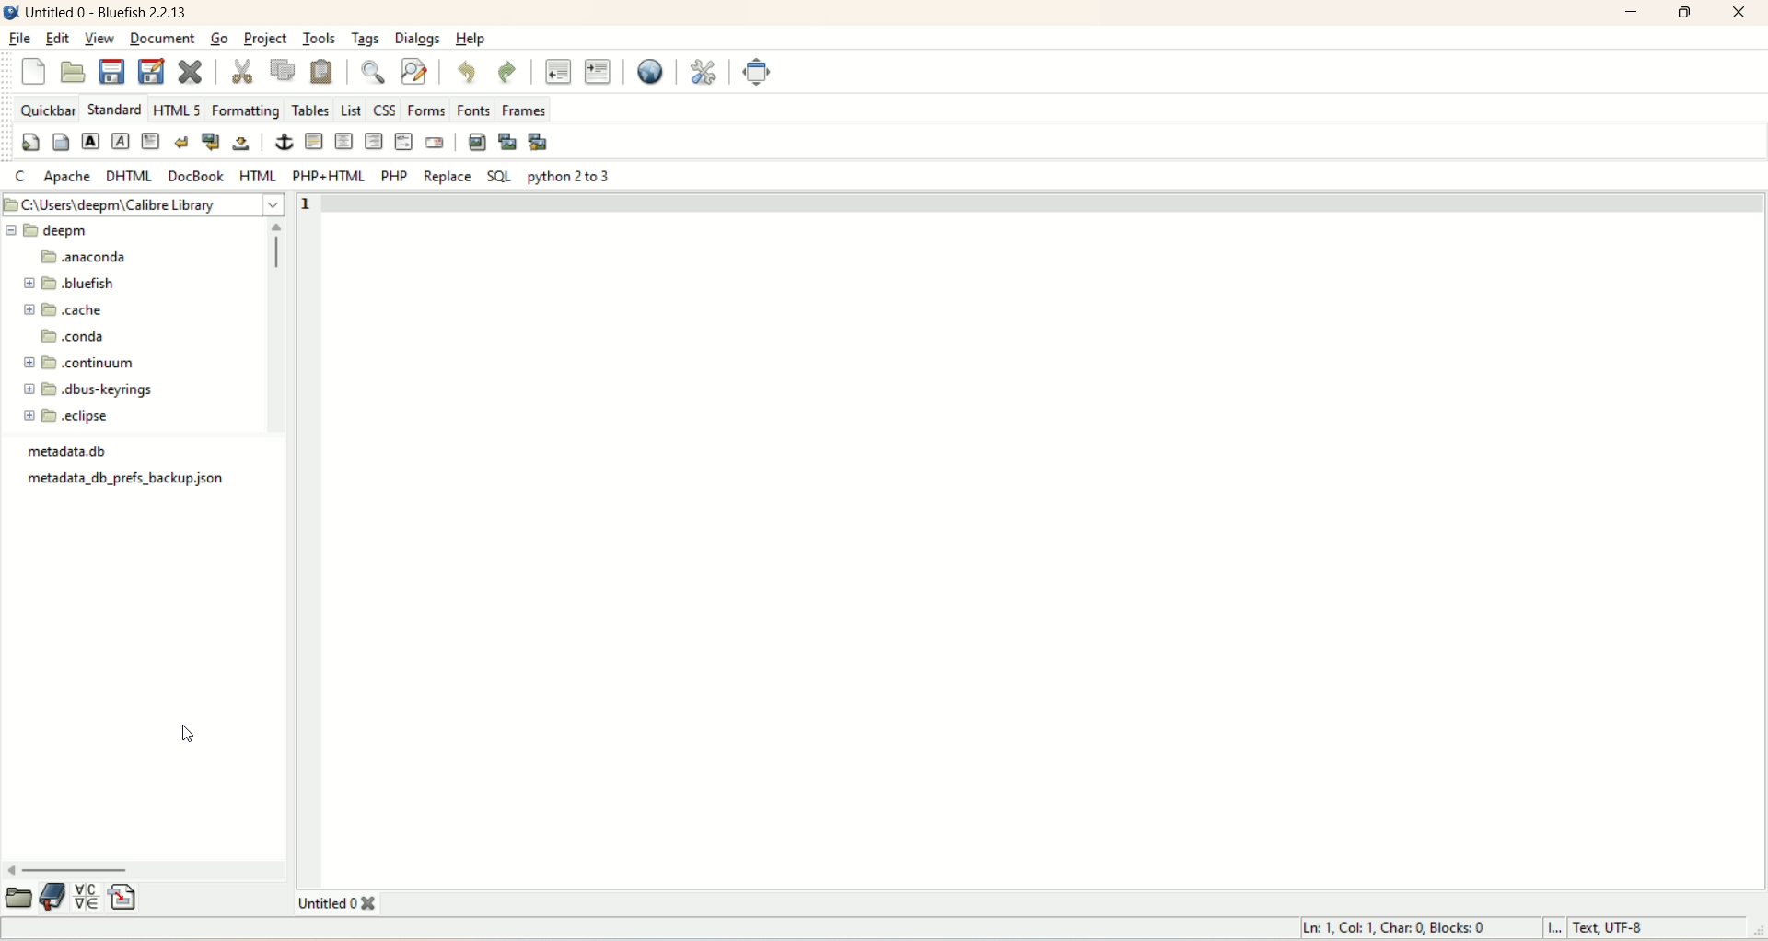 This screenshot has height=941, width=1768. Describe the element at coordinates (45, 110) in the screenshot. I see `quickbar` at that location.